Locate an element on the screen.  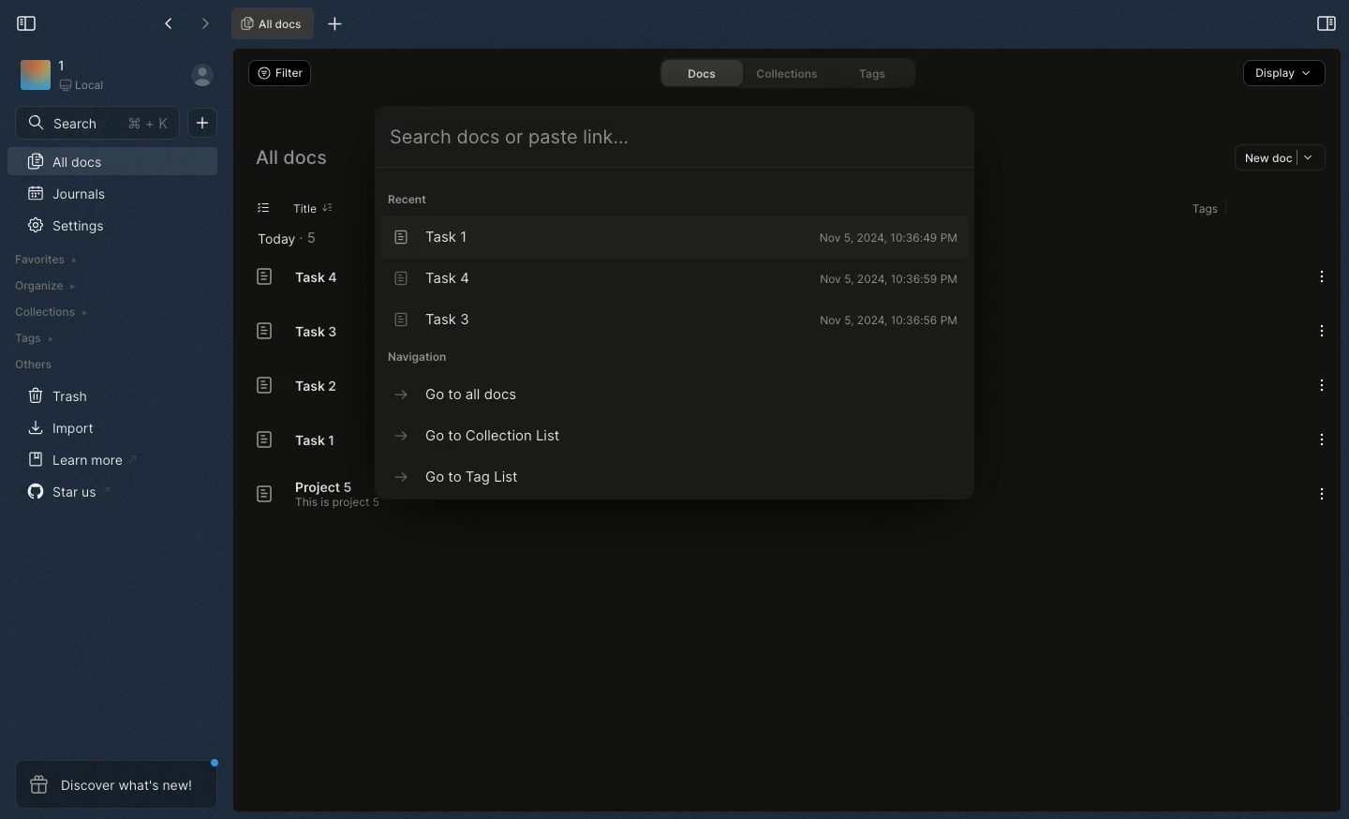
Task 4 is located at coordinates (297, 278).